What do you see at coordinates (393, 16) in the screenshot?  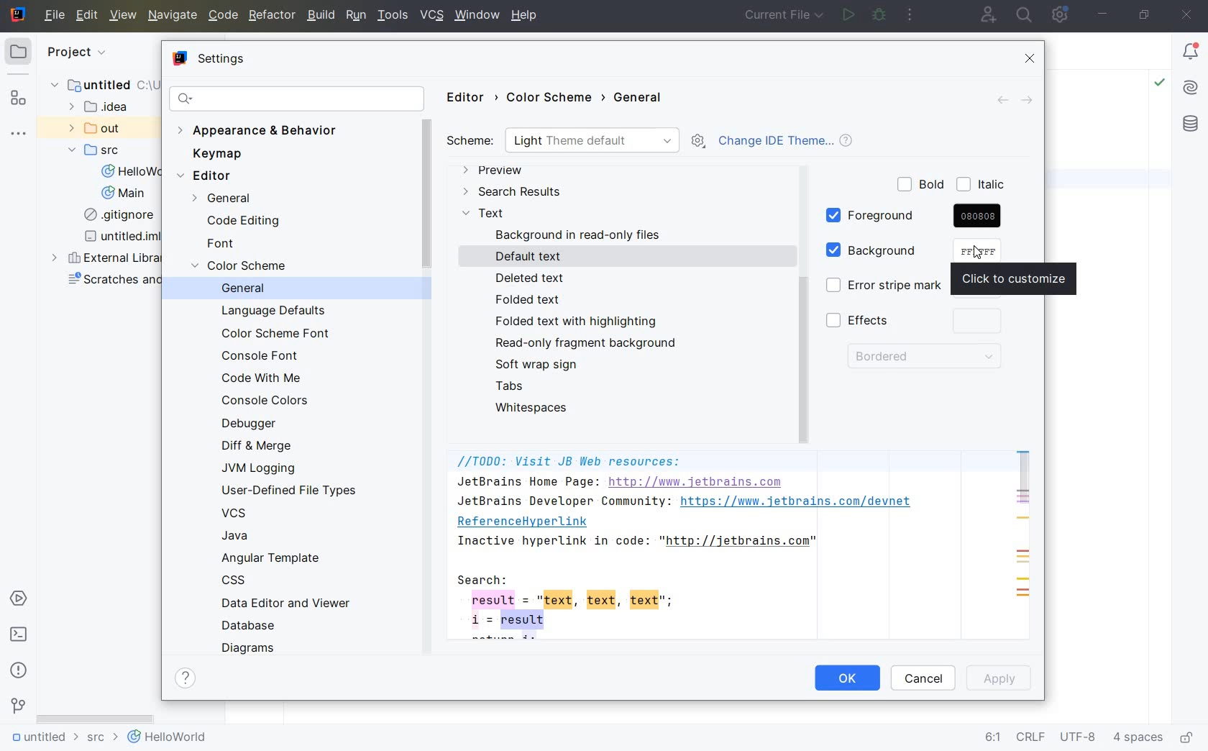 I see `TOOLS` at bounding box center [393, 16].